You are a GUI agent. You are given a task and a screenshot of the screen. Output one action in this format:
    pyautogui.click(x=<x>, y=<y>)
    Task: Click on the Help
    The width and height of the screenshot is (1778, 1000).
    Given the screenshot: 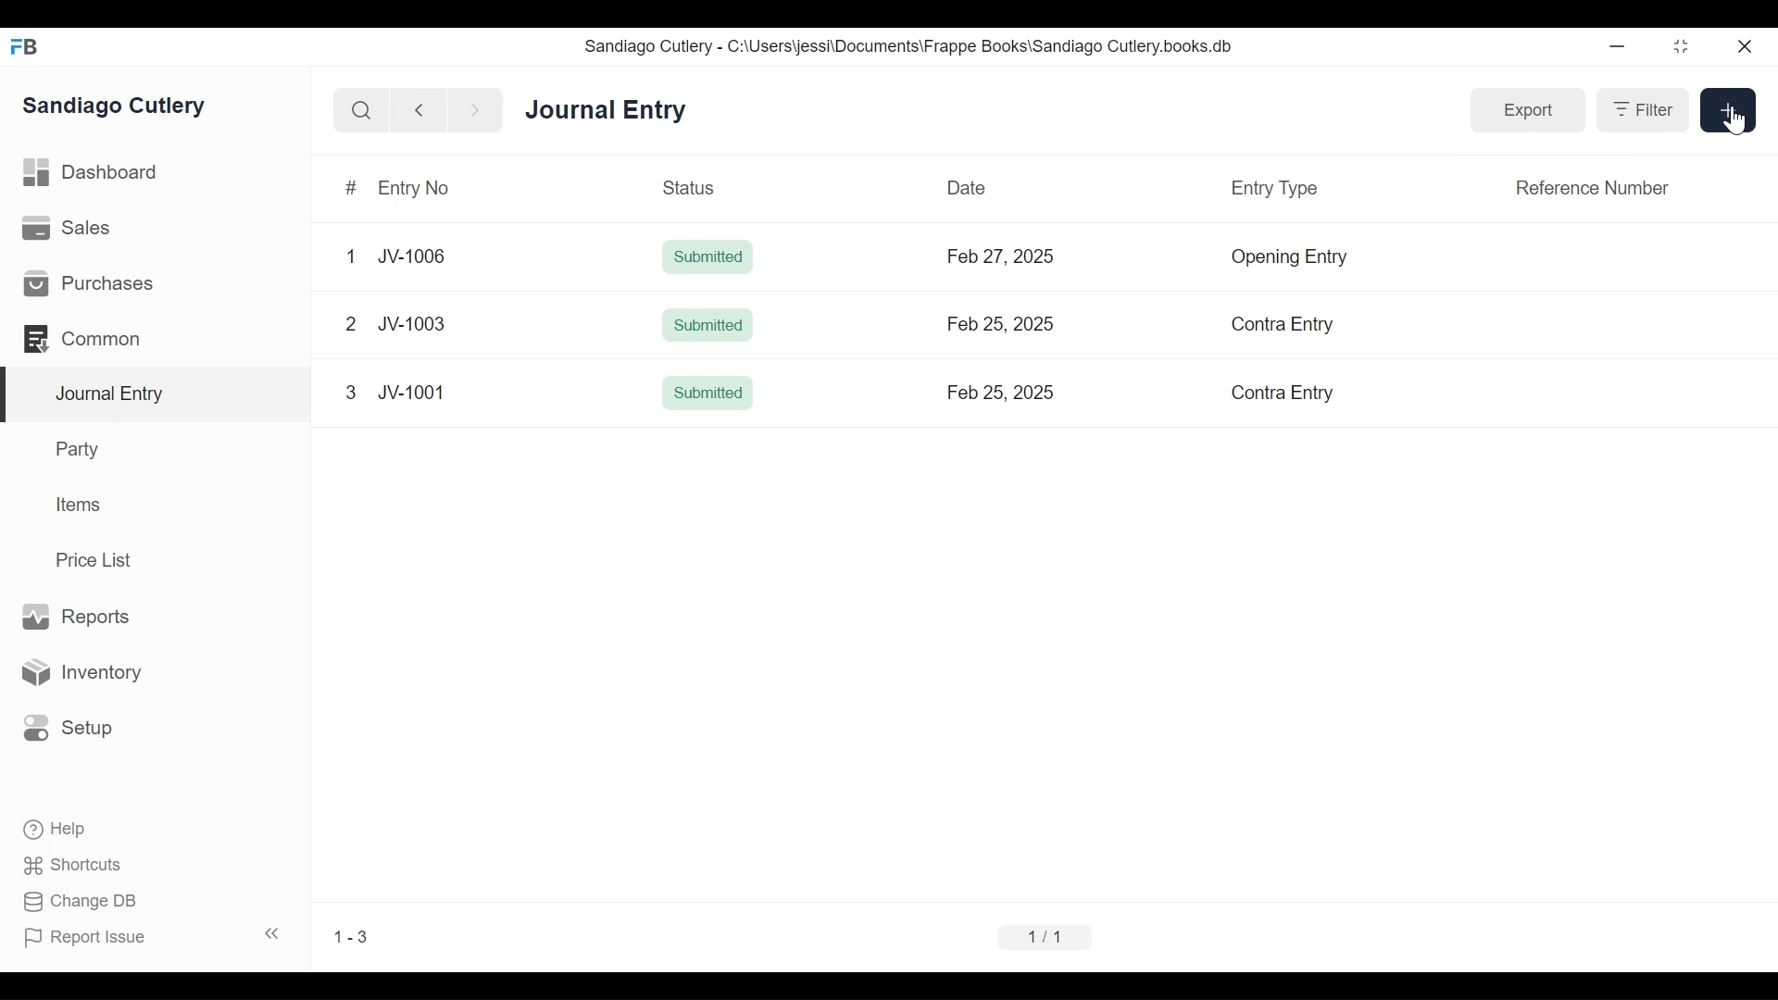 What is the action you would take?
    pyautogui.click(x=46, y=831)
    